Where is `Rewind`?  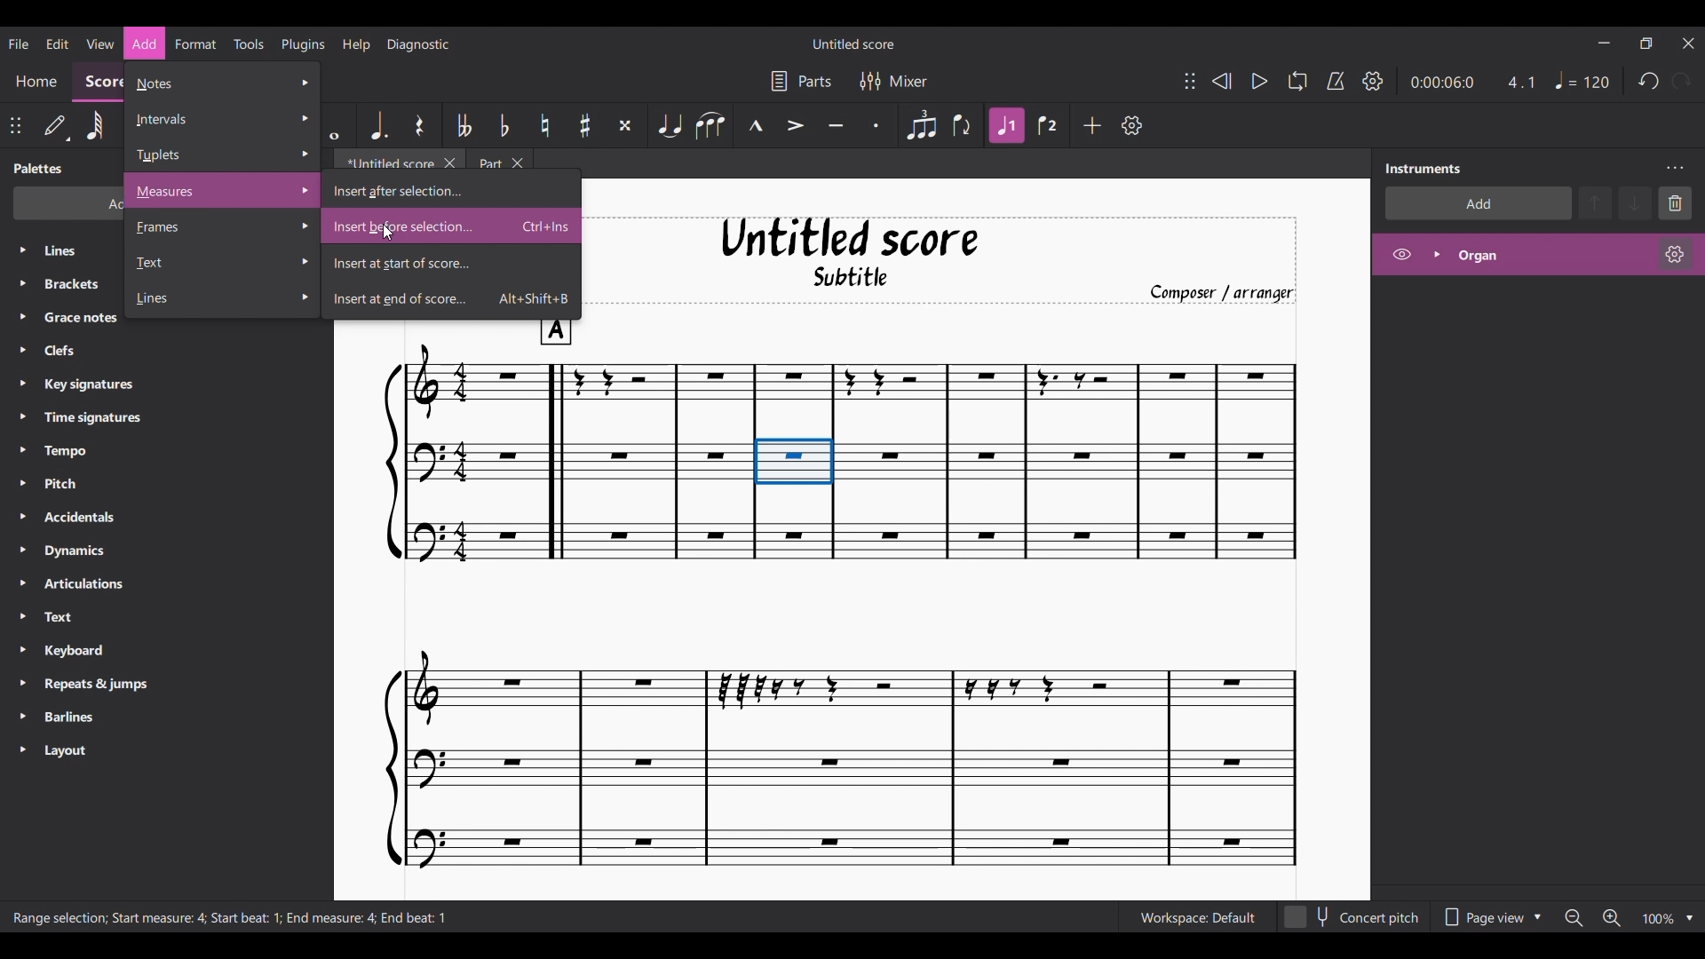 Rewind is located at coordinates (1222, 81).